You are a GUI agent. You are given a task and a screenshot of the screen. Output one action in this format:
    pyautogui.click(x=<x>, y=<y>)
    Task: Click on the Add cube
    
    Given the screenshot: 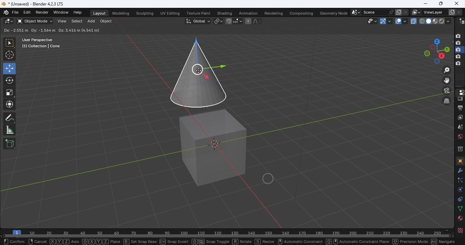 What is the action you would take?
    pyautogui.click(x=10, y=143)
    